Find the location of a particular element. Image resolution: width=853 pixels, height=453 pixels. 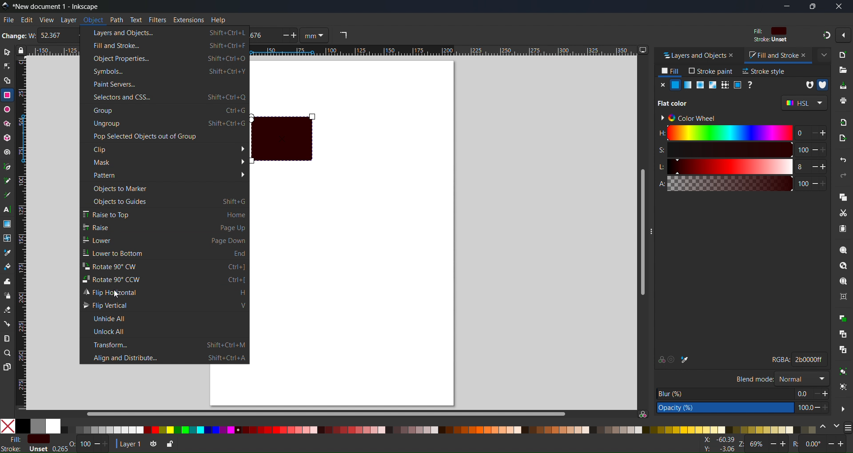

Flip Vertical is located at coordinates (165, 305).